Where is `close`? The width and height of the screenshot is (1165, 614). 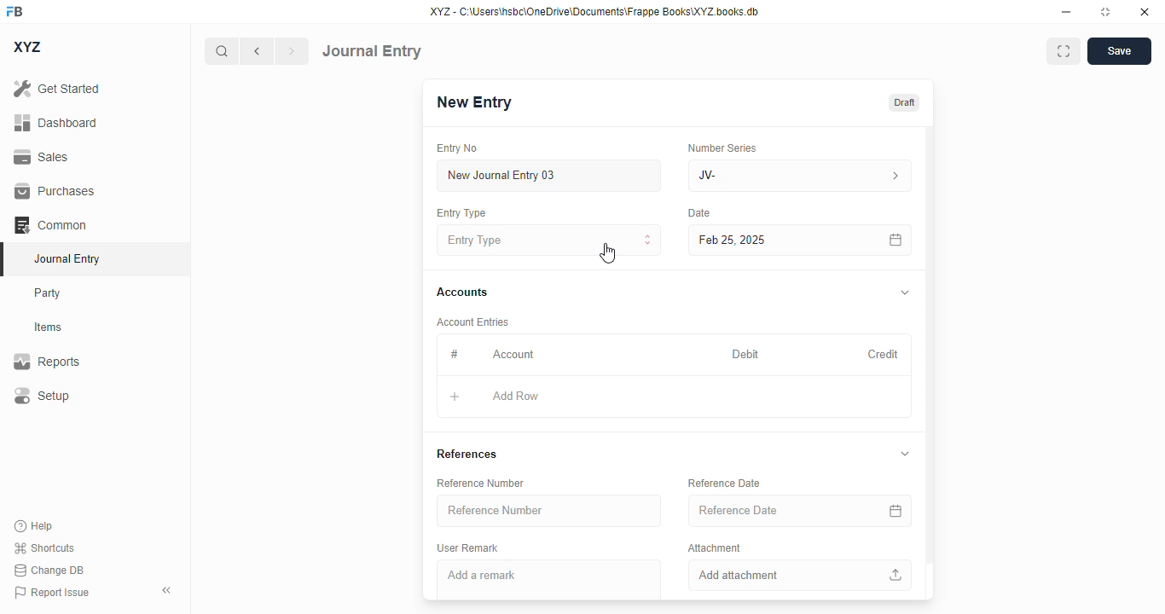 close is located at coordinates (1145, 11).